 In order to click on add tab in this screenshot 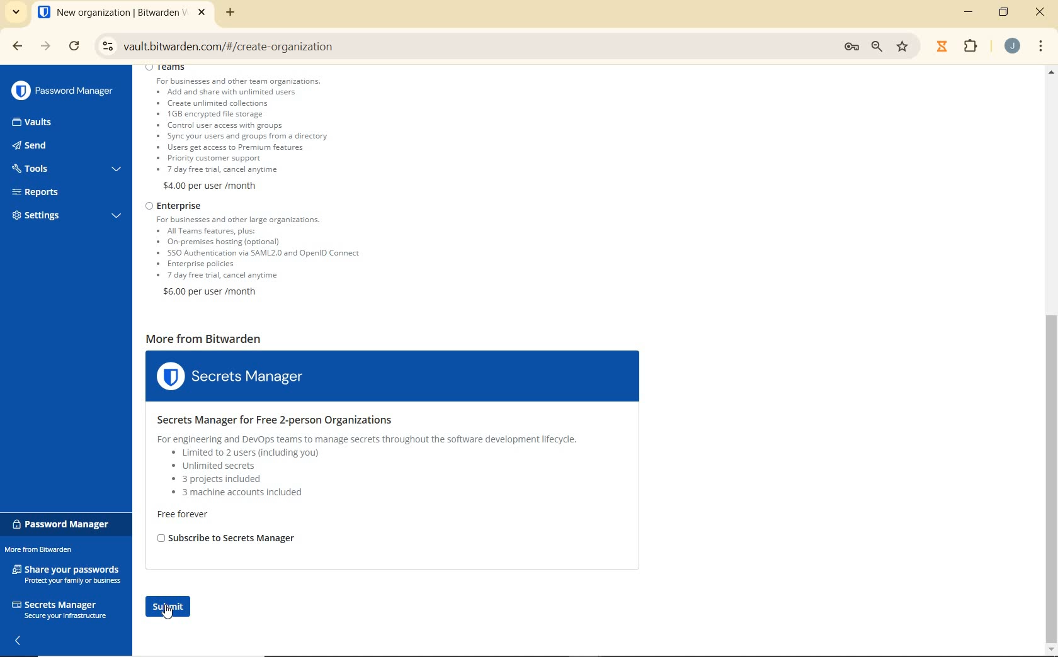, I will do `click(230, 12)`.